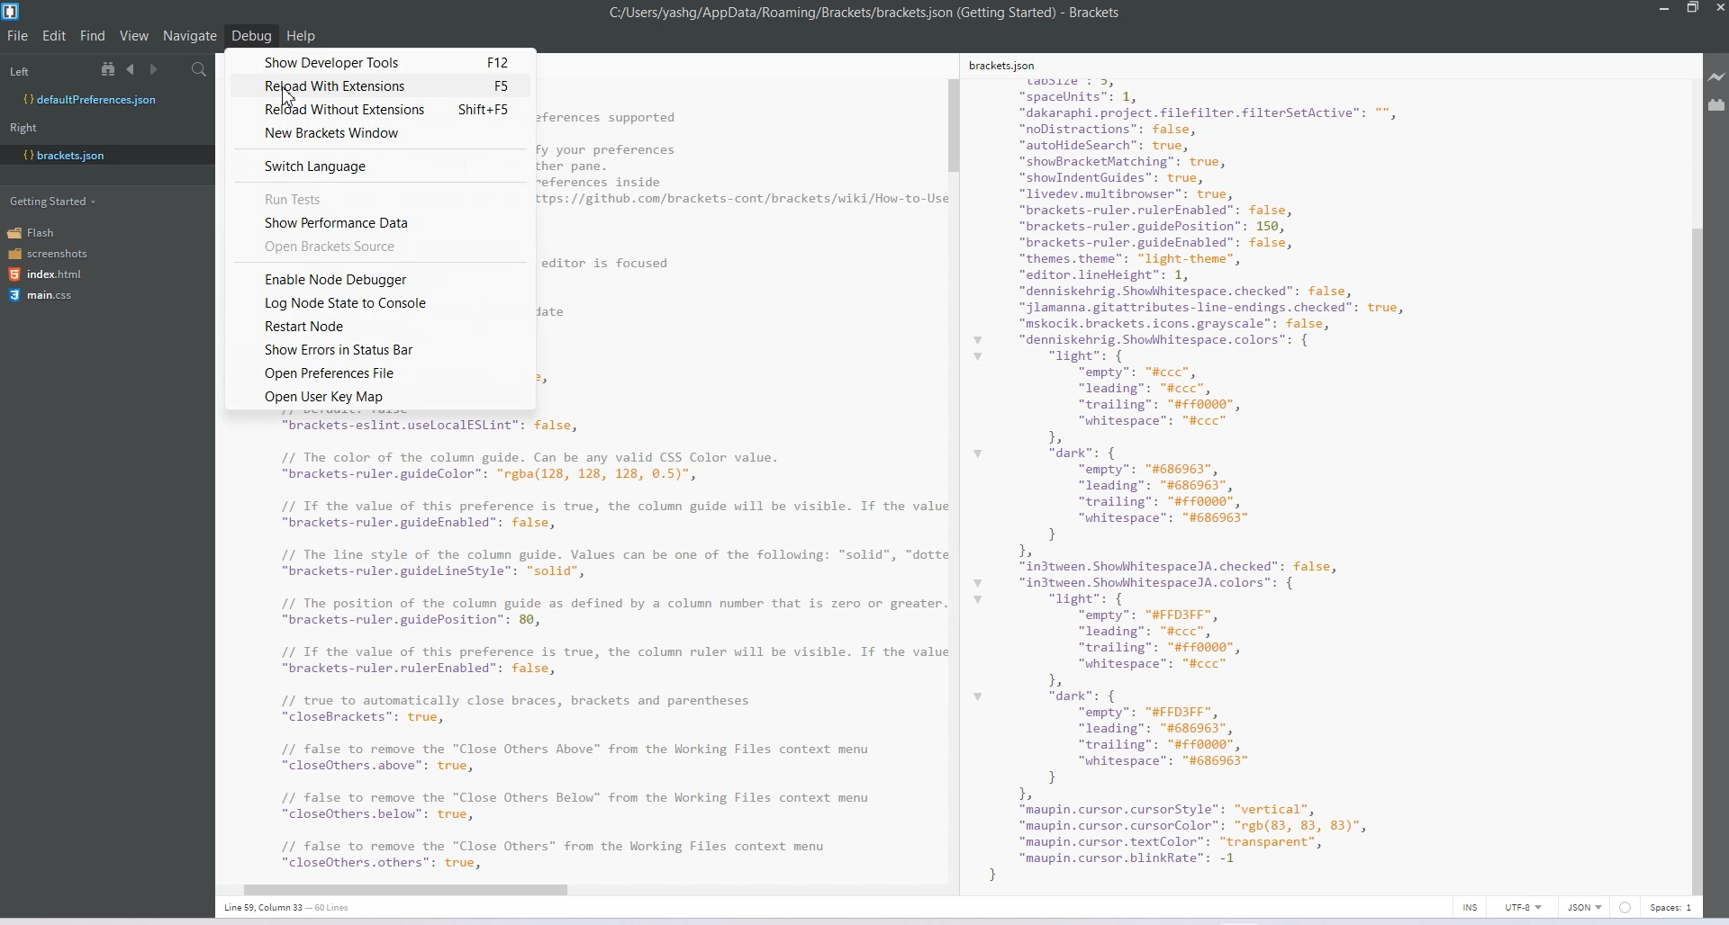  Describe the element at coordinates (376, 85) in the screenshot. I see `Reload With Extensions F5` at that location.